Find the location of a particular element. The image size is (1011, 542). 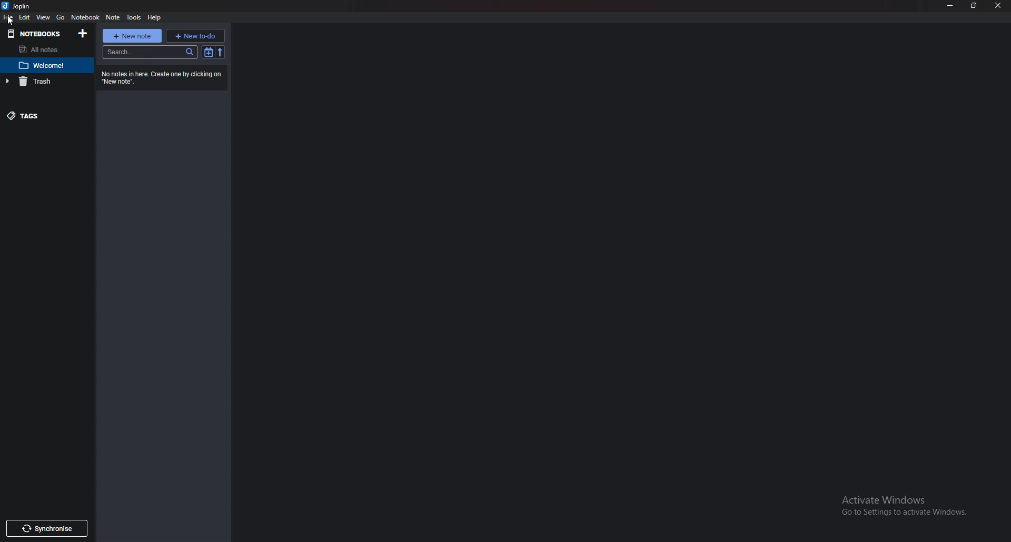

Notebook is located at coordinates (85, 17).